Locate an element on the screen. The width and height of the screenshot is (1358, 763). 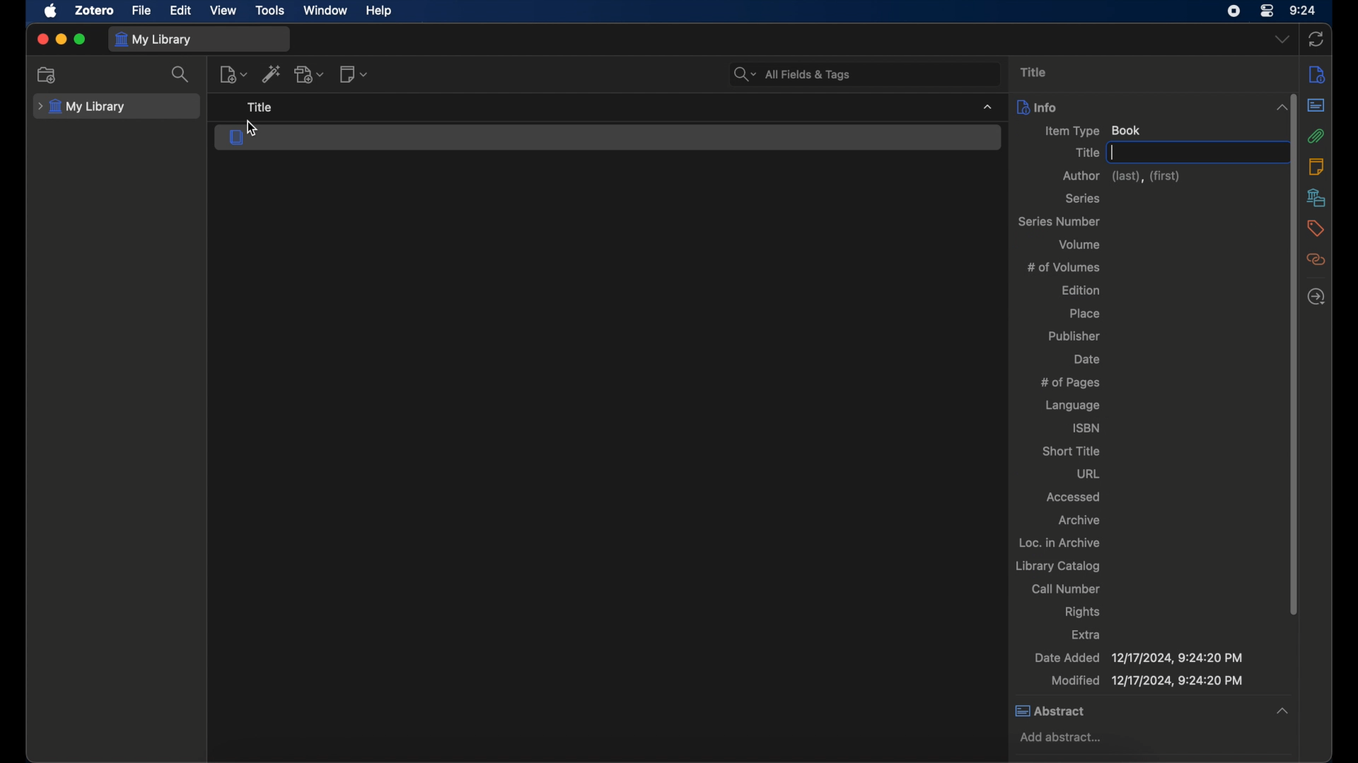
title is located at coordinates (1038, 72).